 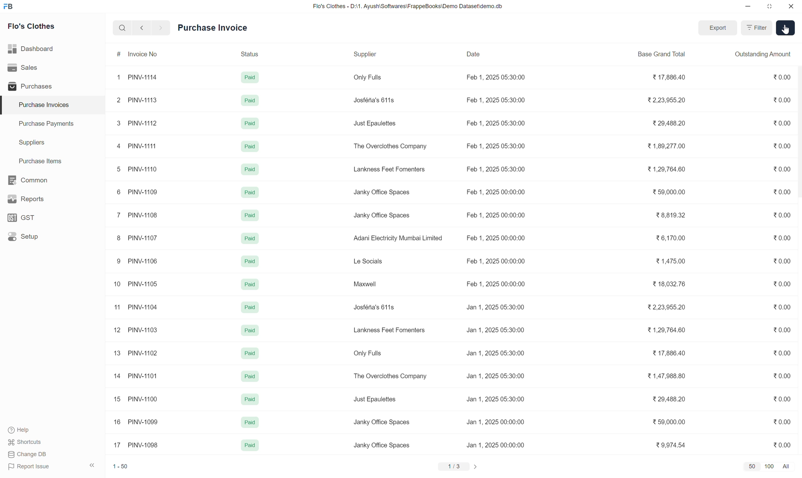 I want to click on Report Issue, so click(x=29, y=467).